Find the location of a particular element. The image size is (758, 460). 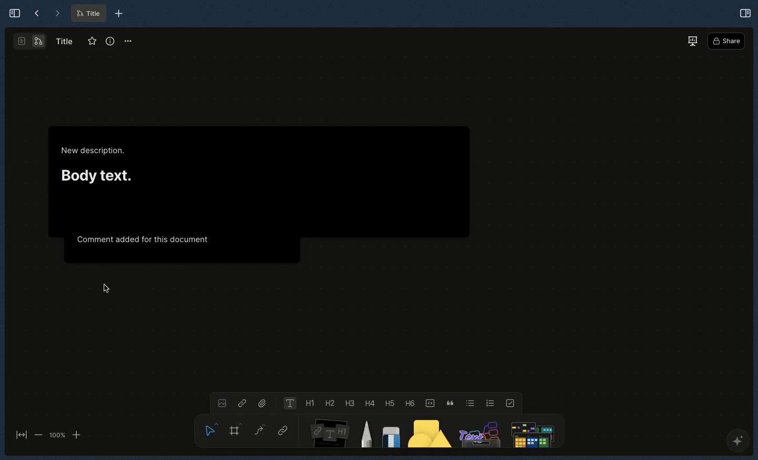

Title is located at coordinates (87, 14).